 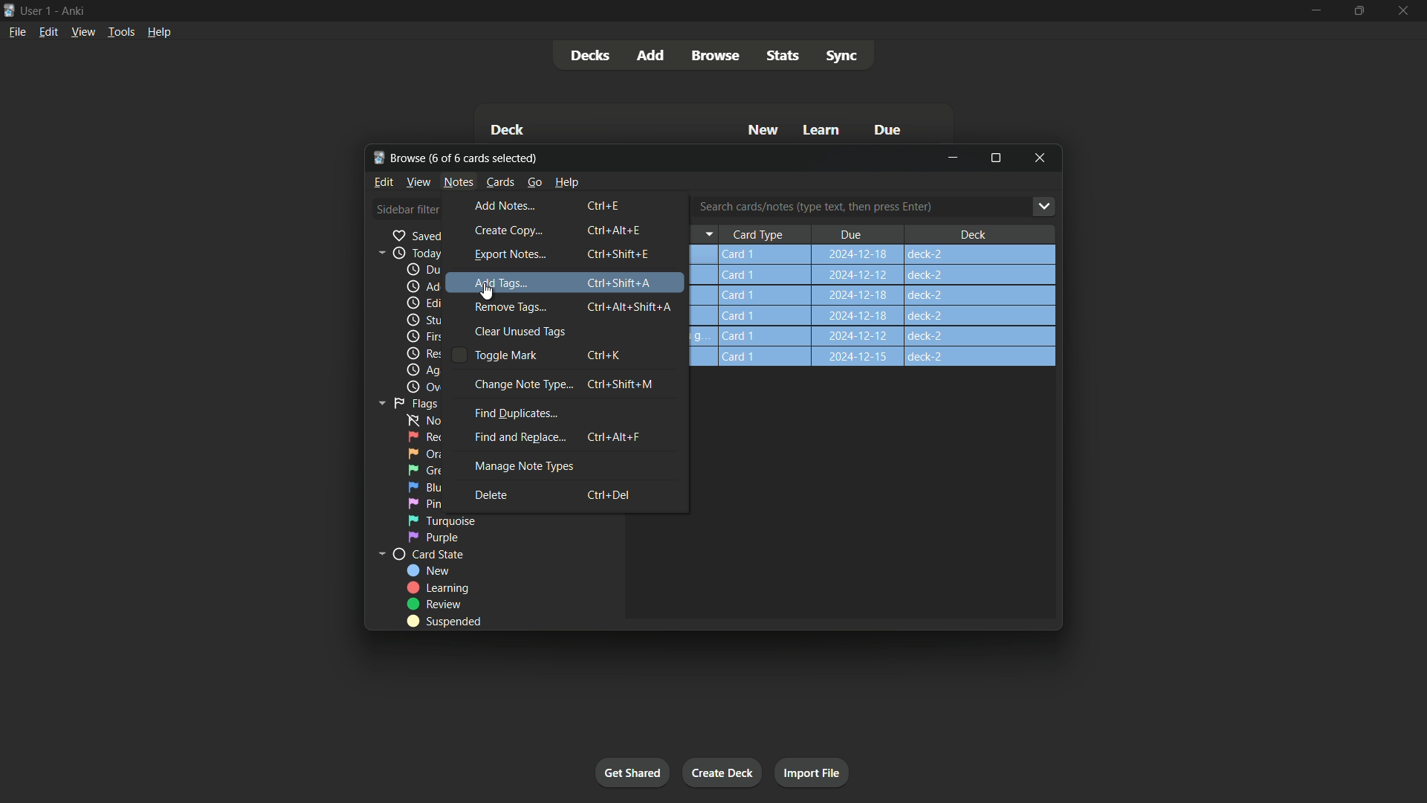 What do you see at coordinates (434, 354) in the screenshot?
I see `Rescheduled` at bounding box center [434, 354].